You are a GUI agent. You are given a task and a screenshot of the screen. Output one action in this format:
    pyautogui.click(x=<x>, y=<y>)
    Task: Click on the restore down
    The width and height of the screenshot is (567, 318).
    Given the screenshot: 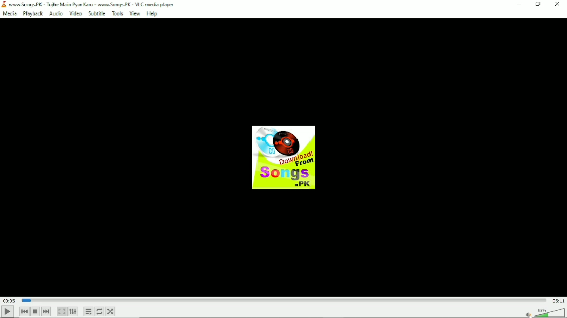 What is the action you would take?
    pyautogui.click(x=539, y=5)
    